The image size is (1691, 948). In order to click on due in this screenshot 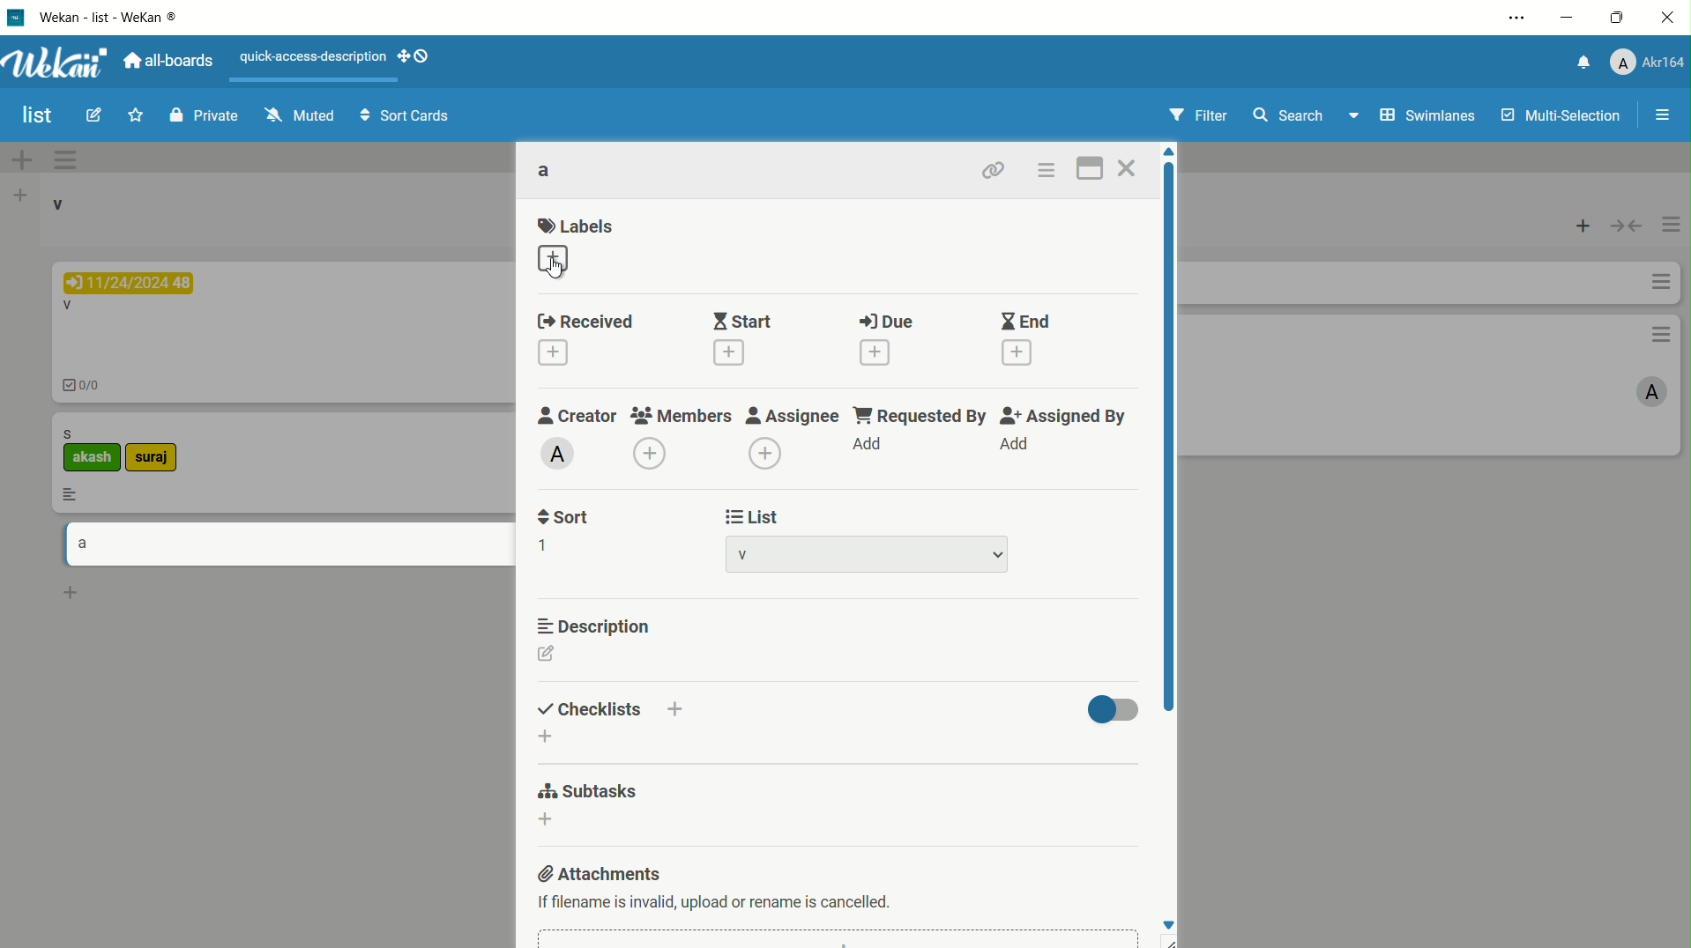, I will do `click(887, 322)`.